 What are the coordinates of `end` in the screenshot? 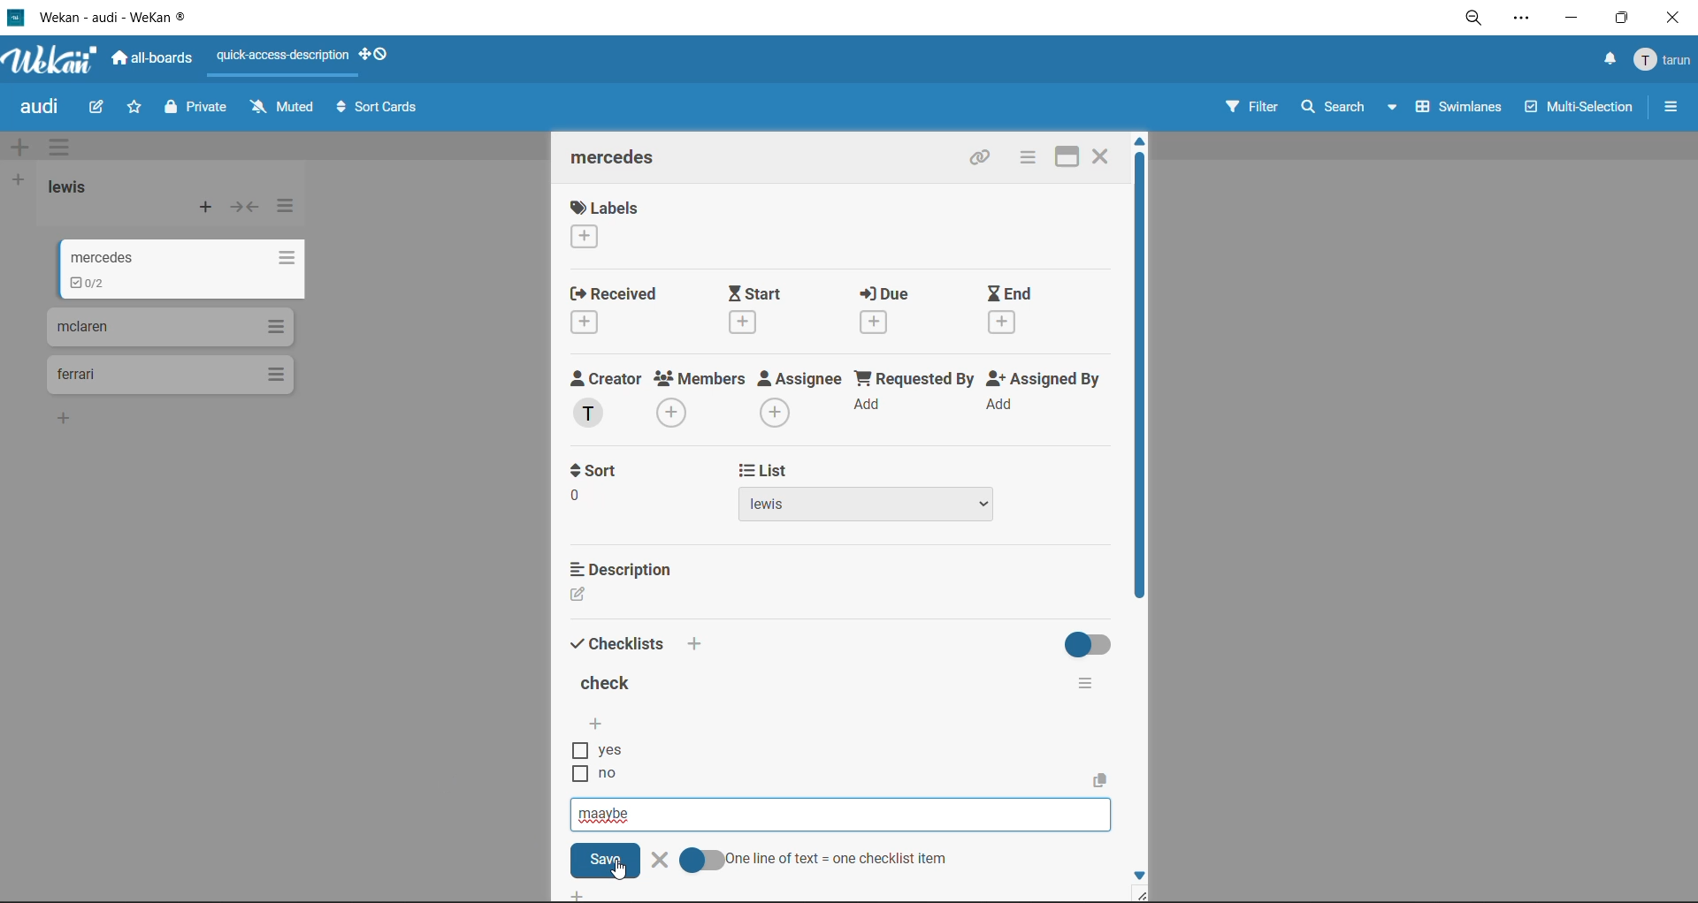 It's located at (1017, 292).